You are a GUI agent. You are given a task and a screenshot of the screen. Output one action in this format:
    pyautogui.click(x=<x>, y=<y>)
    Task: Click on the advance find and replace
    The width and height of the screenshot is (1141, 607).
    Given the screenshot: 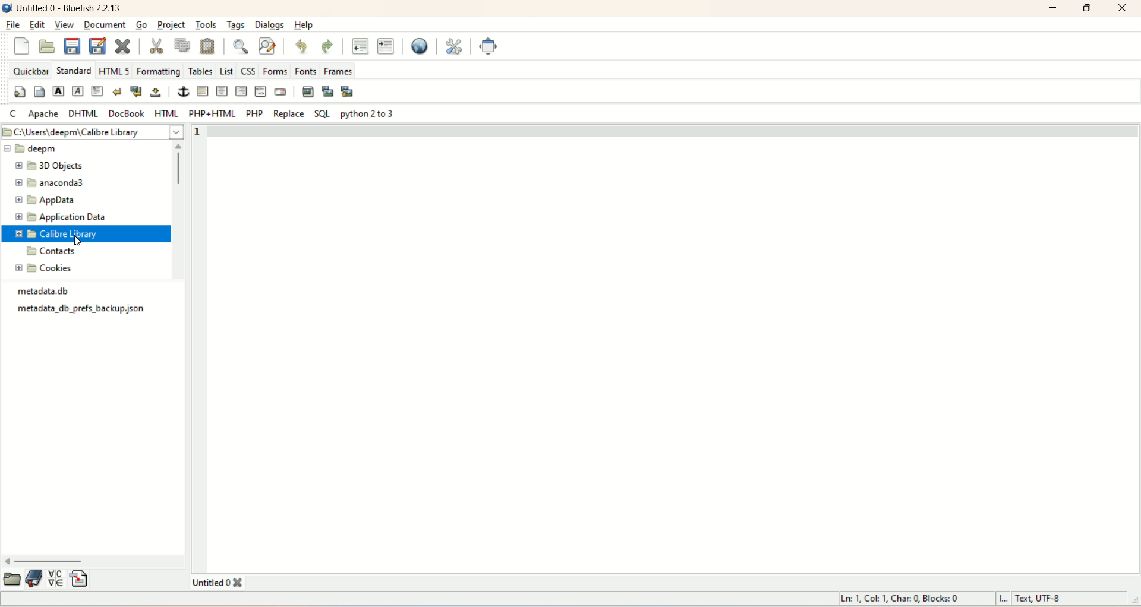 What is the action you would take?
    pyautogui.click(x=268, y=47)
    